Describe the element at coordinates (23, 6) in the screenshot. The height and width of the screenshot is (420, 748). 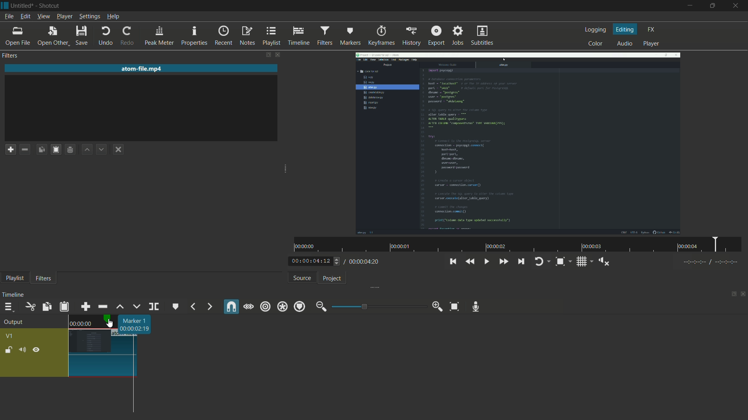
I see `file name` at that location.